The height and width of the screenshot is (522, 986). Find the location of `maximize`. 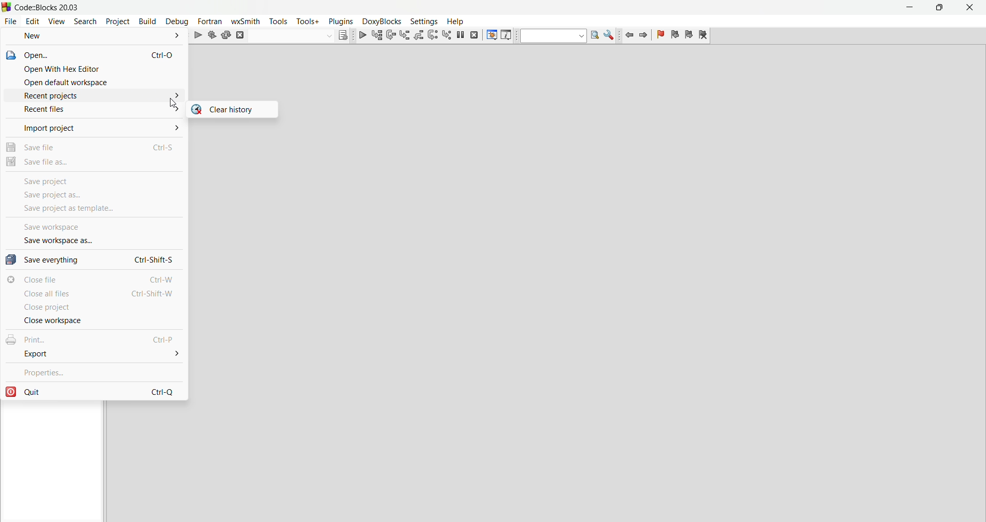

maximize is located at coordinates (942, 9).